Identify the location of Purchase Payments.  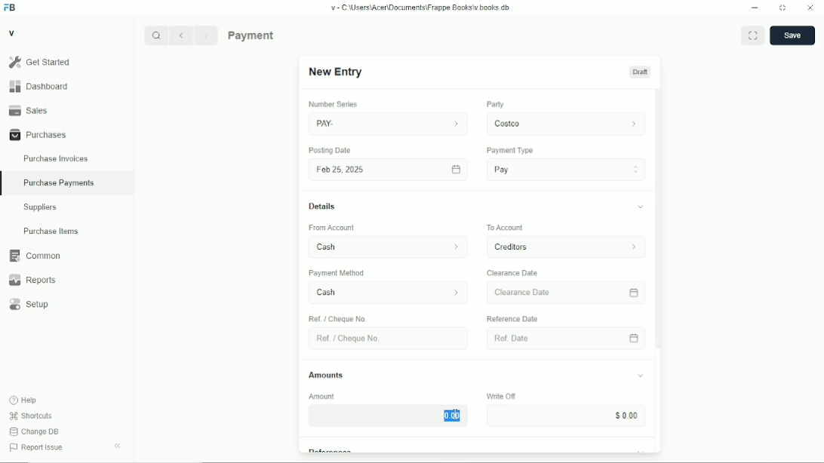
(67, 184).